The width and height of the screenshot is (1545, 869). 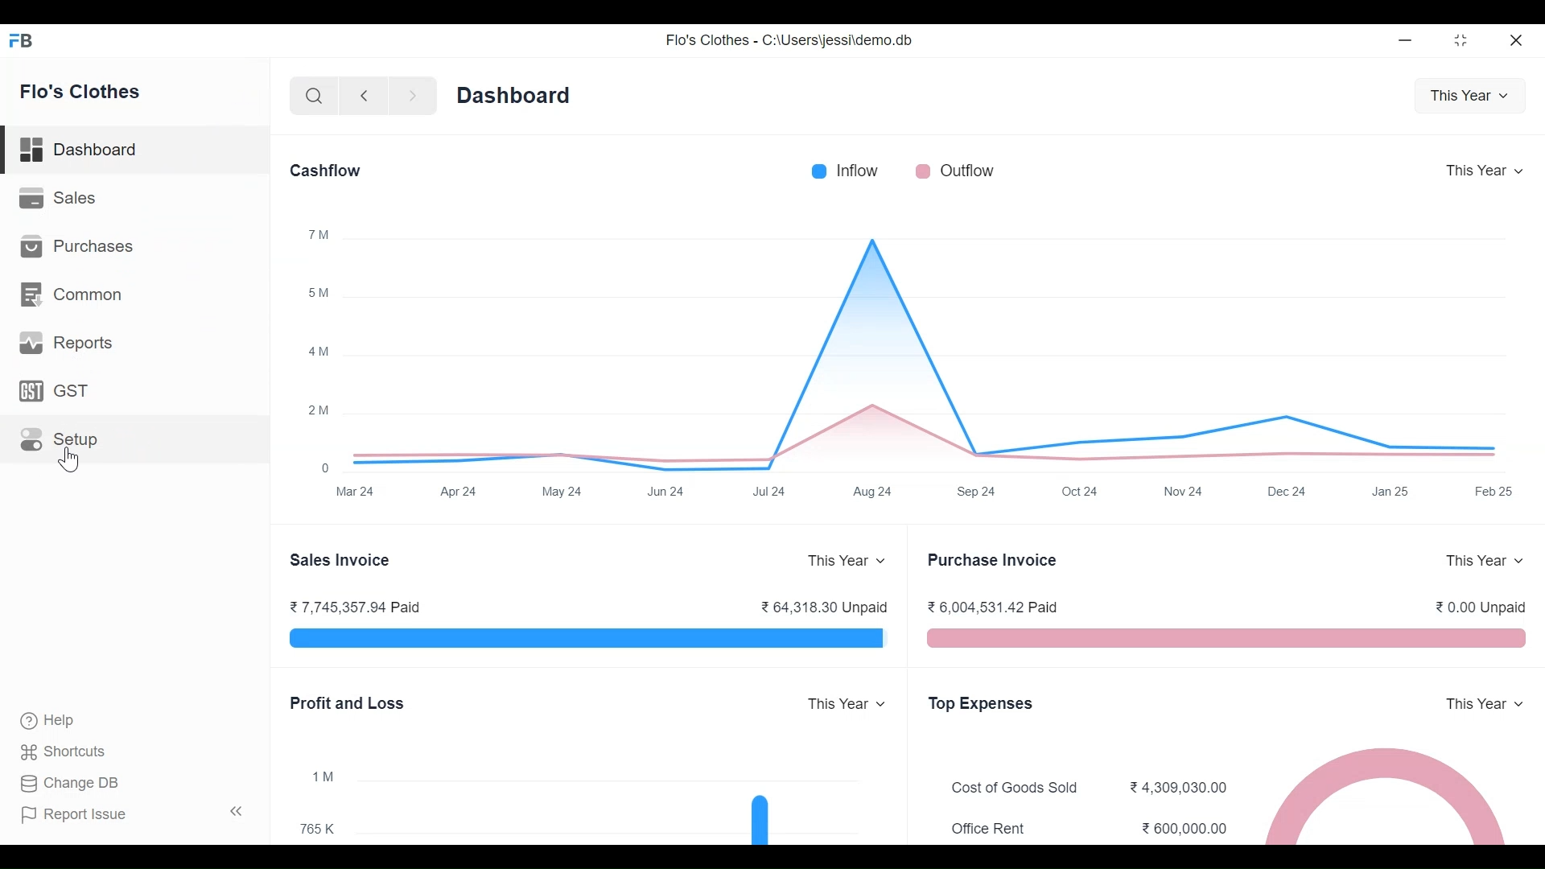 What do you see at coordinates (354, 491) in the screenshot?
I see `Mar 24` at bounding box center [354, 491].